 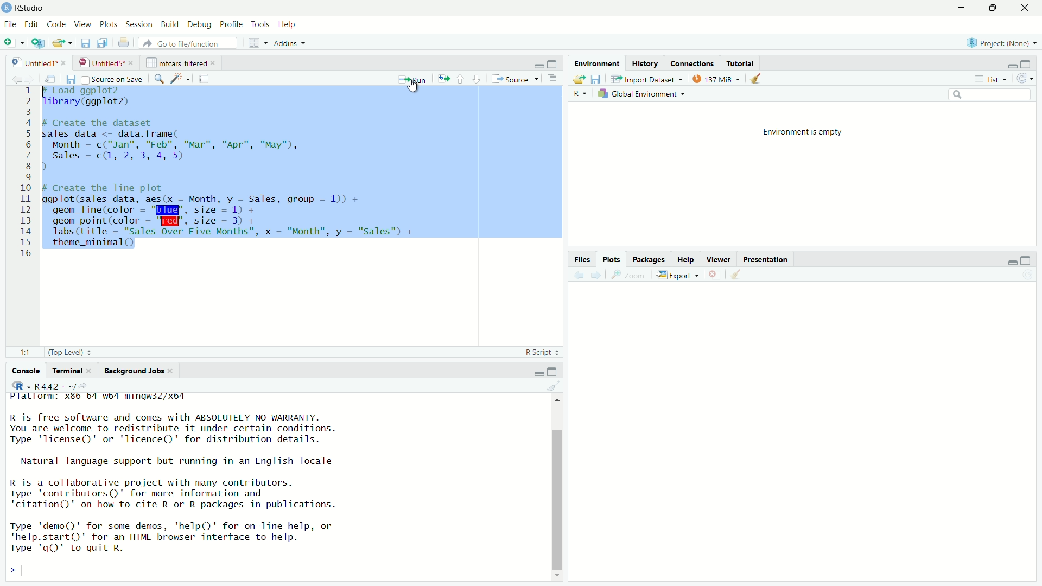 What do you see at coordinates (110, 25) in the screenshot?
I see `plots` at bounding box center [110, 25].